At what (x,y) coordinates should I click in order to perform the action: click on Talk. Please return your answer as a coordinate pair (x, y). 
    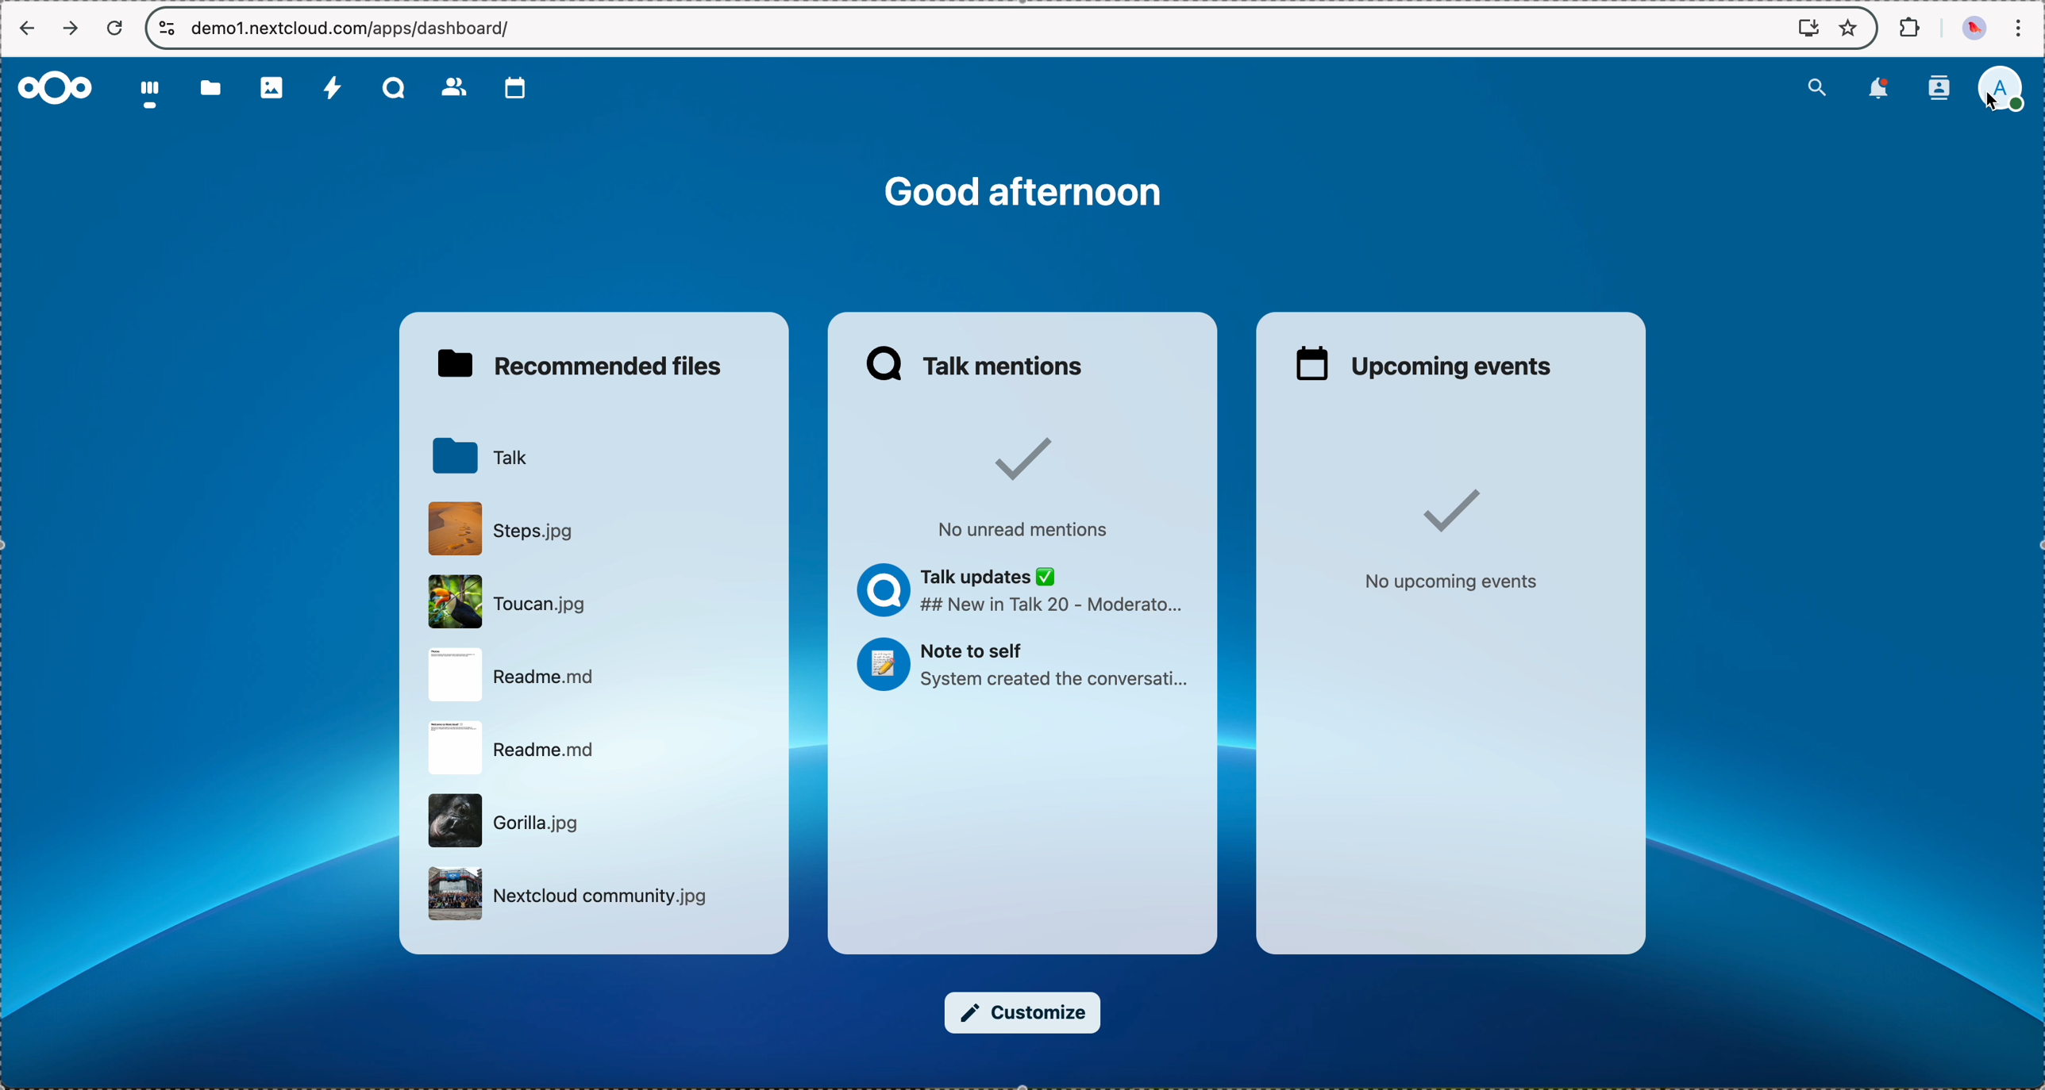
    Looking at the image, I should click on (391, 89).